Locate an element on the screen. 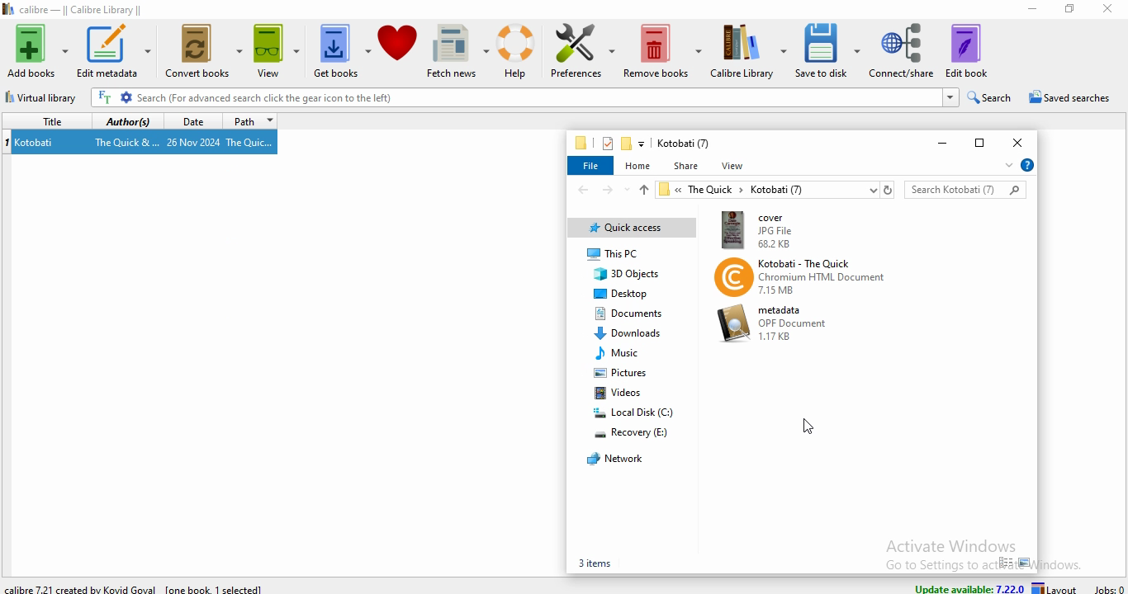 The width and height of the screenshot is (1128, 594). cover(book files) is located at coordinates (803, 229).